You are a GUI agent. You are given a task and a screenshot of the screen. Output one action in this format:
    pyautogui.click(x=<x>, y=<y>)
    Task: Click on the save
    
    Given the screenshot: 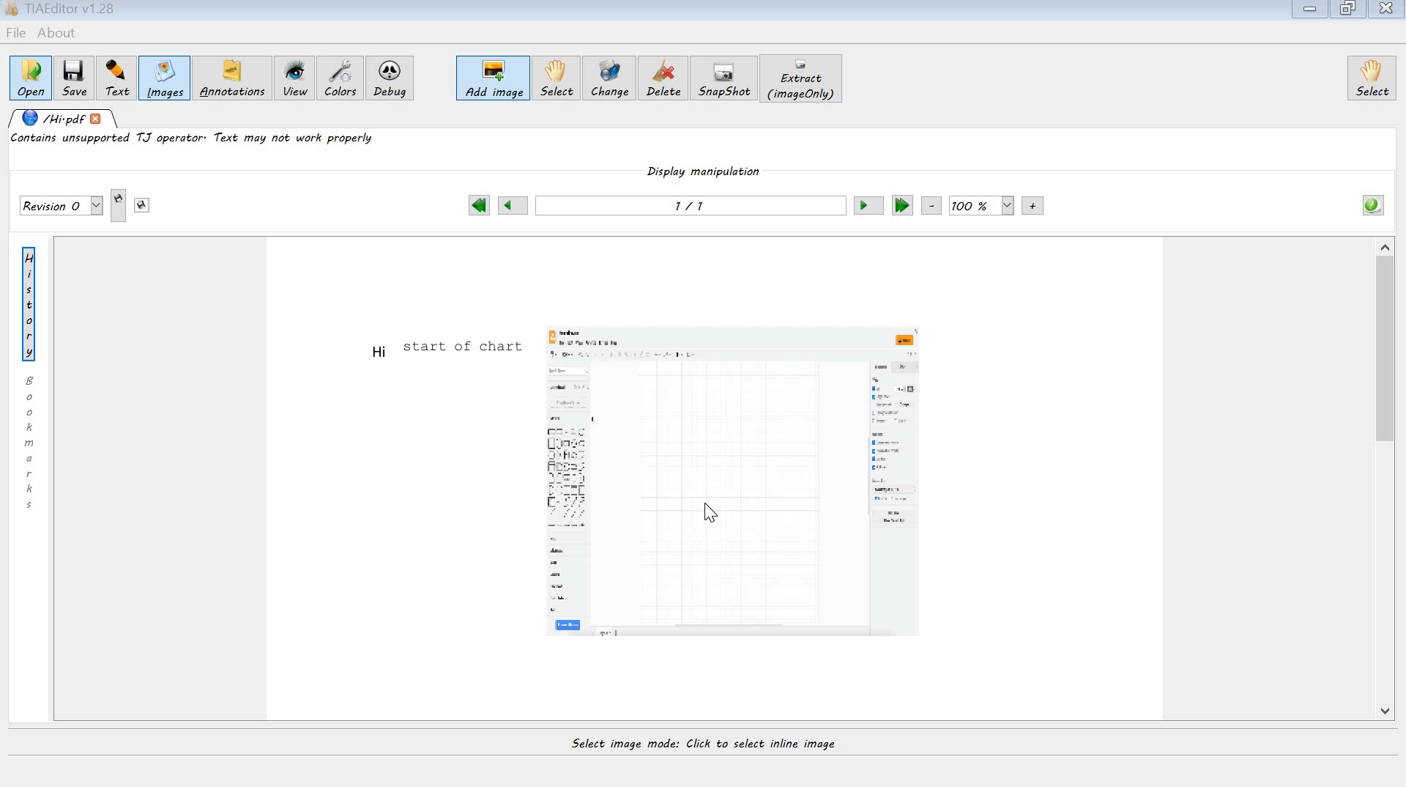 What is the action you would take?
    pyautogui.click(x=74, y=77)
    